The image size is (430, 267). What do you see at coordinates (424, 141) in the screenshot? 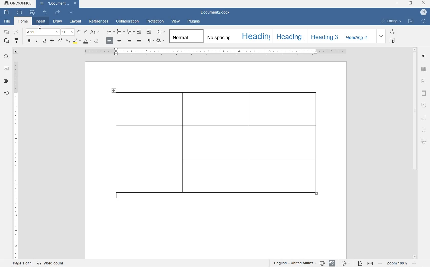
I see `signature` at bounding box center [424, 141].